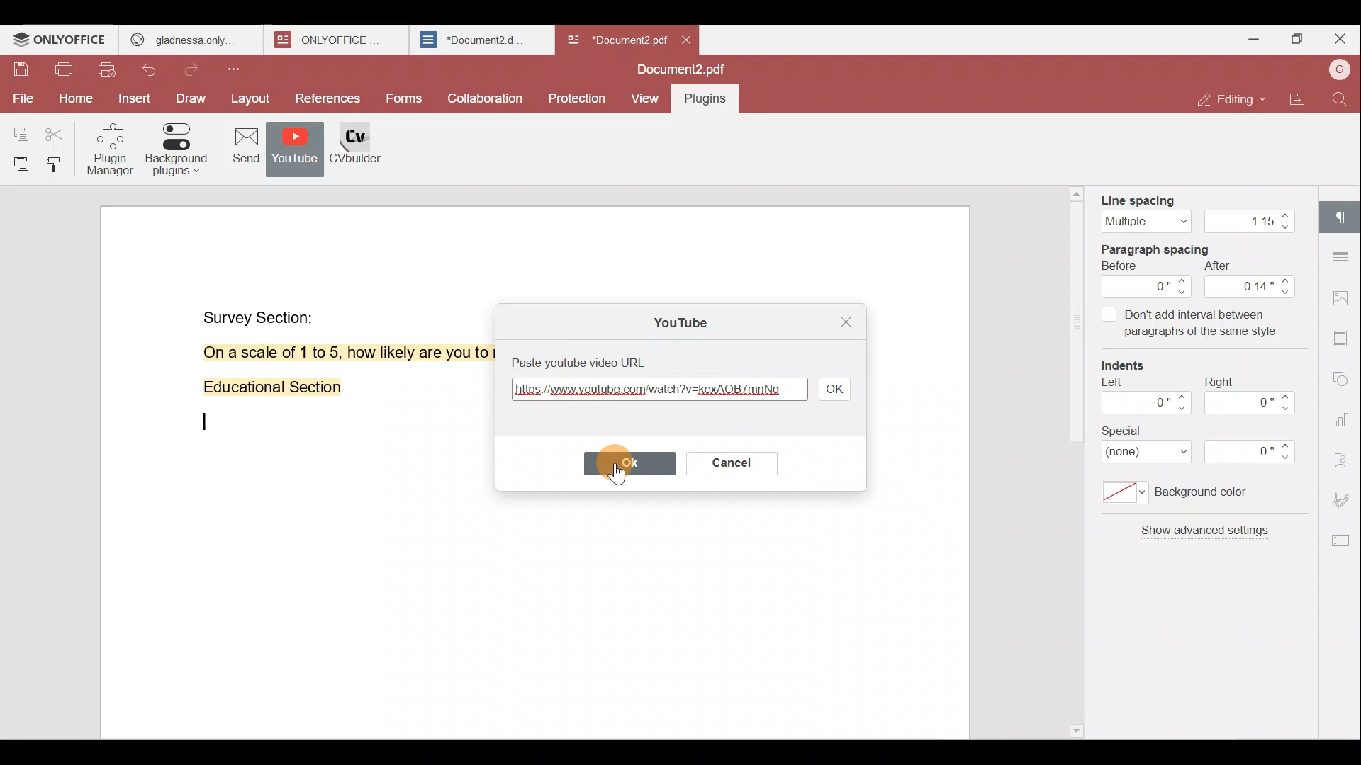  What do you see at coordinates (267, 390) in the screenshot?
I see `Educational Section` at bounding box center [267, 390].